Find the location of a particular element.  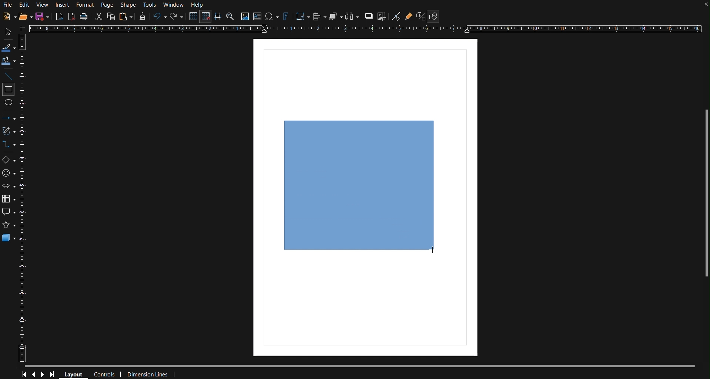

Fontworks is located at coordinates (285, 16).